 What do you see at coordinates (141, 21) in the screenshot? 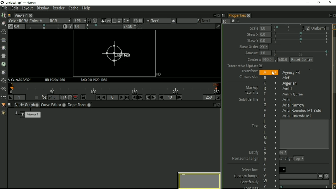
I see `Pause updates` at bounding box center [141, 21].